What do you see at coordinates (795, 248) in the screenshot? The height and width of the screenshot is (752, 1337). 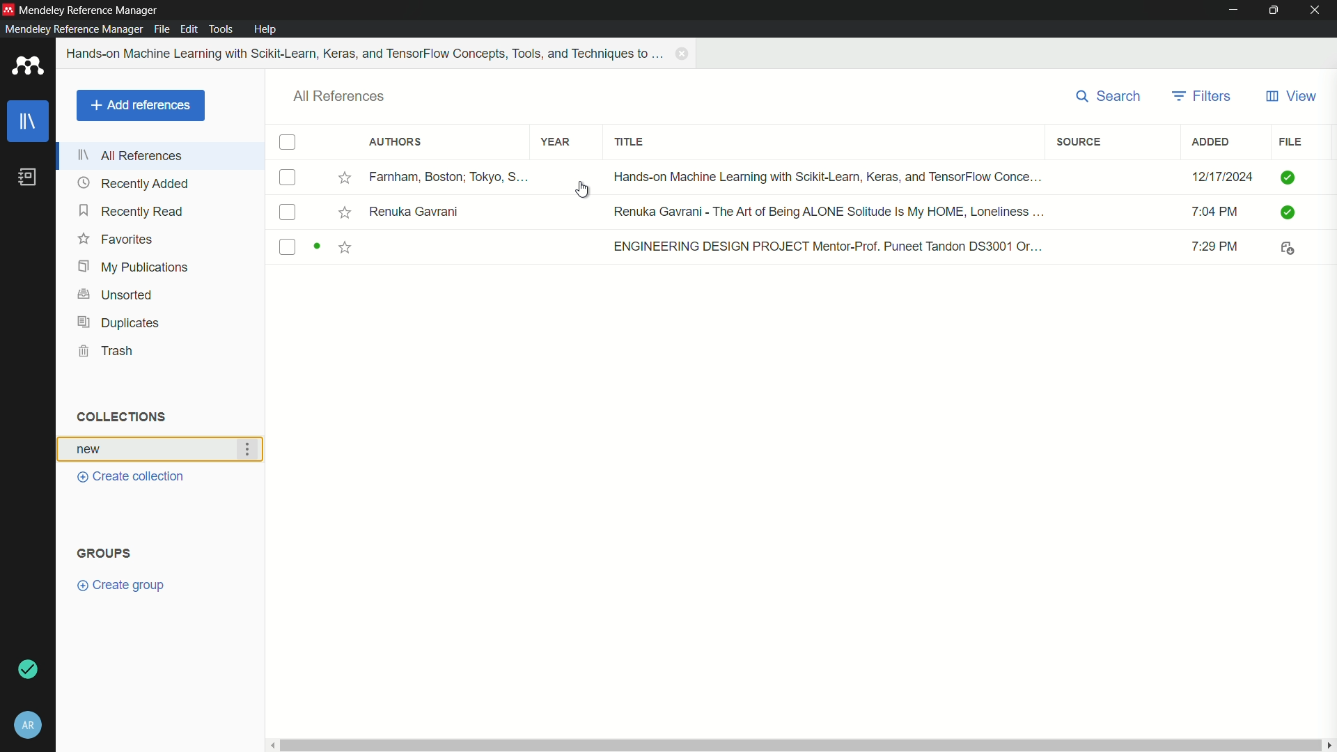 I see `book-3` at bounding box center [795, 248].